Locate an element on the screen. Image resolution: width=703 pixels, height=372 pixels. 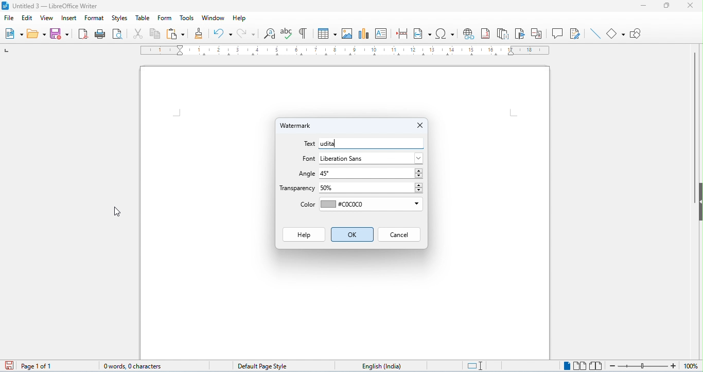
water mark is located at coordinates (300, 126).